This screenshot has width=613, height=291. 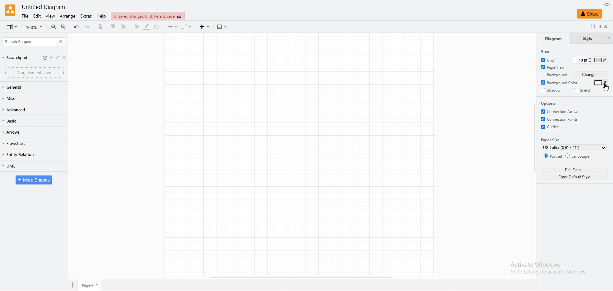 I want to click on file, so click(x=25, y=16).